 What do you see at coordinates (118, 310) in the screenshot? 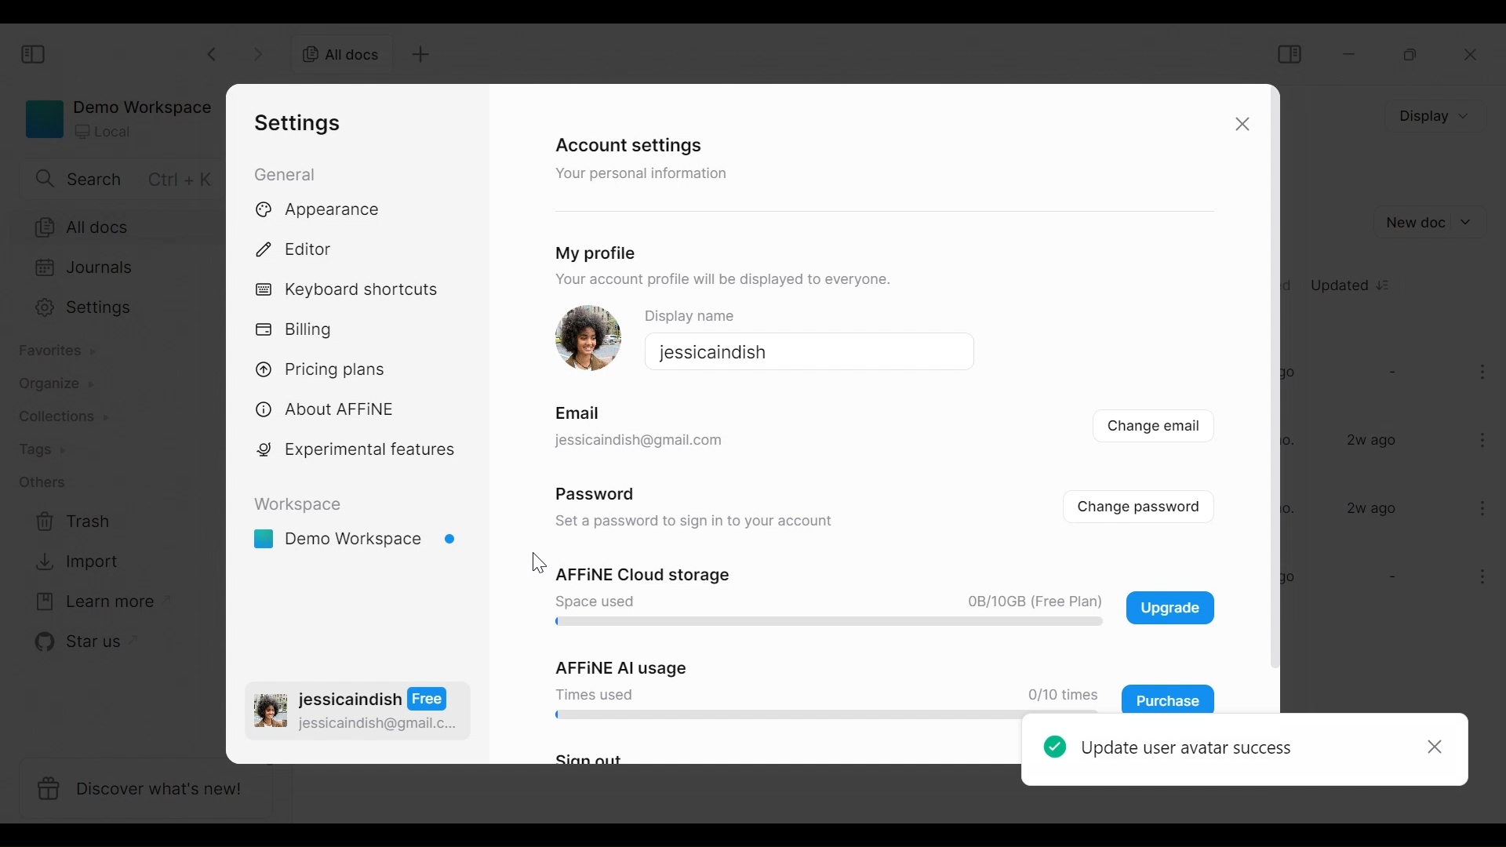
I see `Settings` at bounding box center [118, 310].